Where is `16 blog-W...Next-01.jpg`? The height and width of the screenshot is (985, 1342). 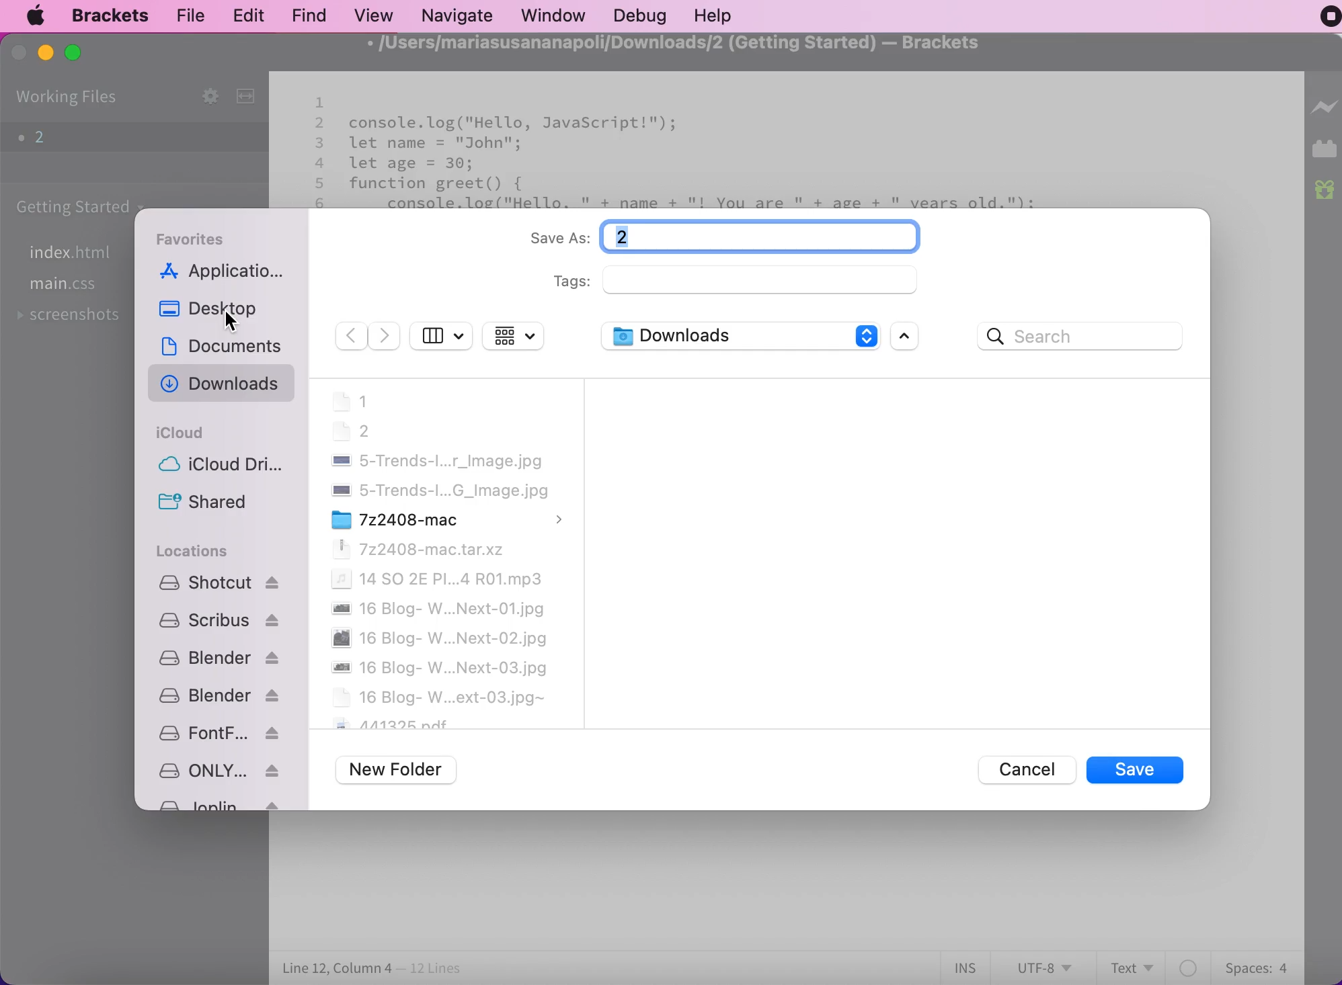
16 blog-W...Next-01.jpg is located at coordinates (437, 609).